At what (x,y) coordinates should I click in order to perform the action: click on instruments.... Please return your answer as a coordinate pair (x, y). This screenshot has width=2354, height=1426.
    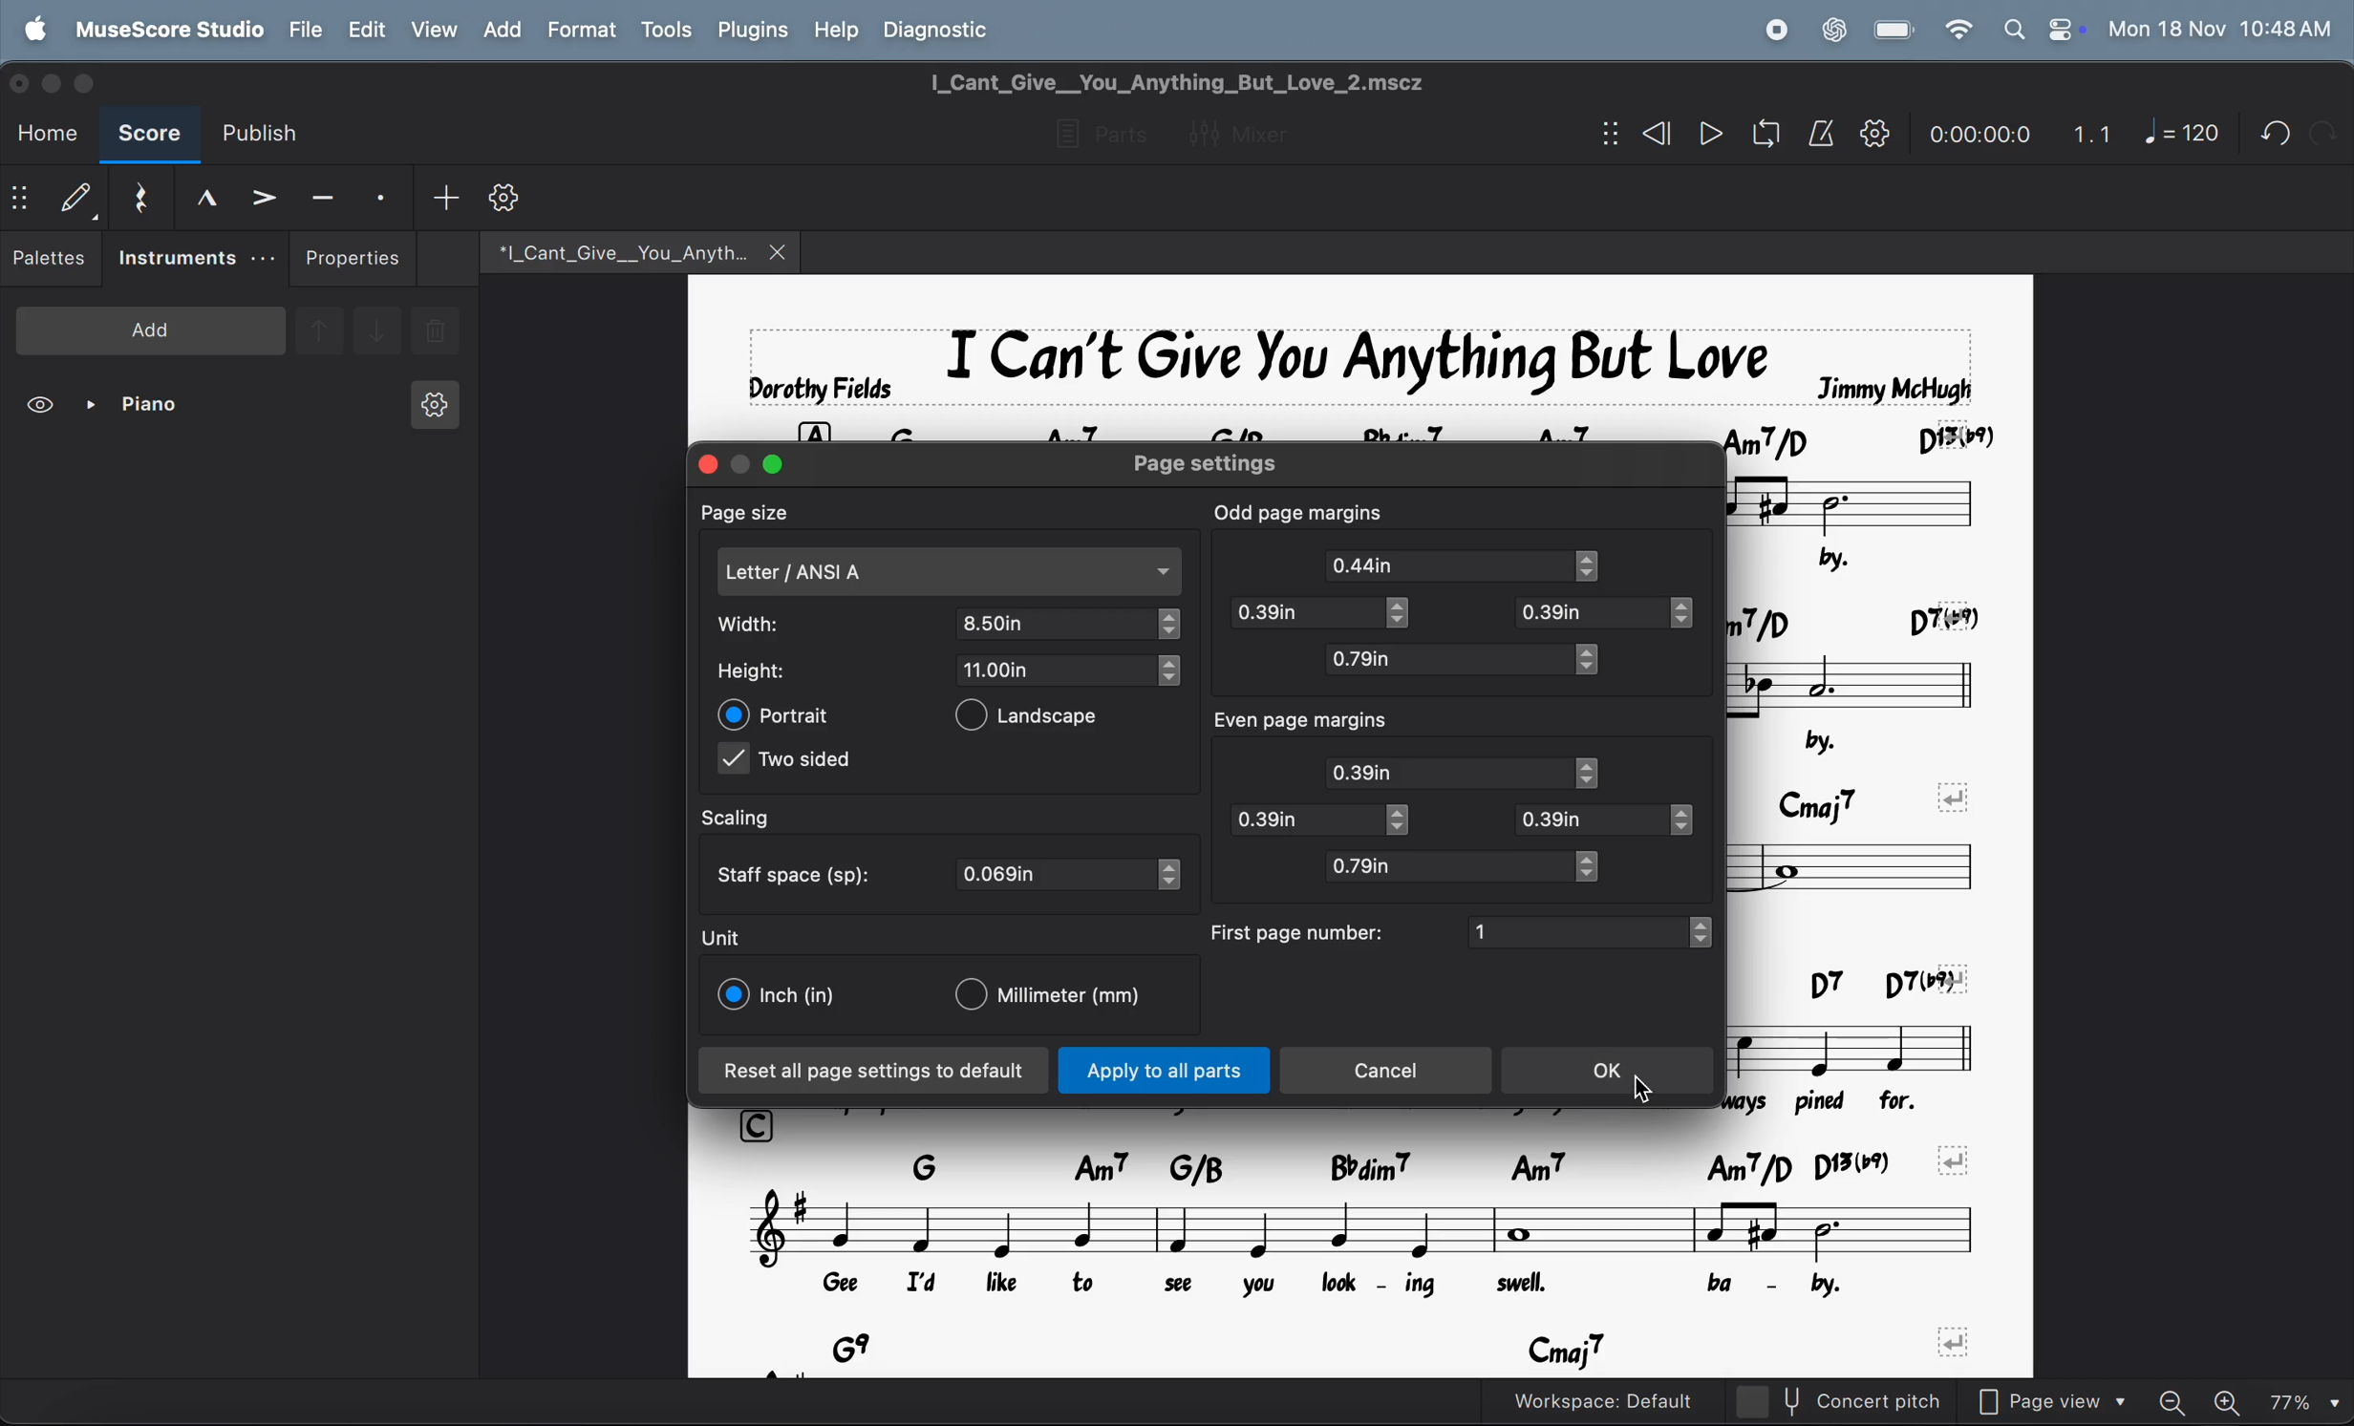
    Looking at the image, I should click on (195, 259).